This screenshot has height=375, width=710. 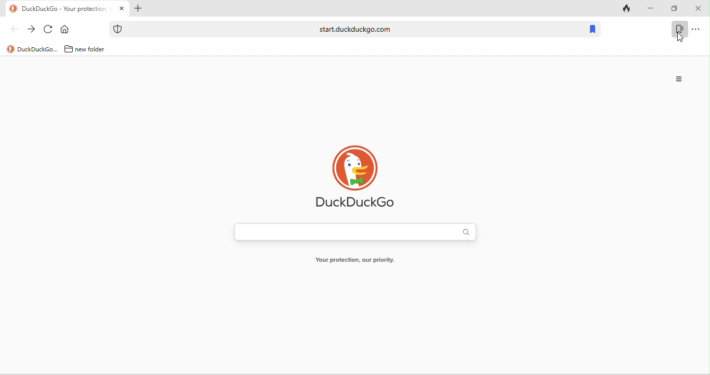 I want to click on your protection, our priority., so click(x=355, y=260).